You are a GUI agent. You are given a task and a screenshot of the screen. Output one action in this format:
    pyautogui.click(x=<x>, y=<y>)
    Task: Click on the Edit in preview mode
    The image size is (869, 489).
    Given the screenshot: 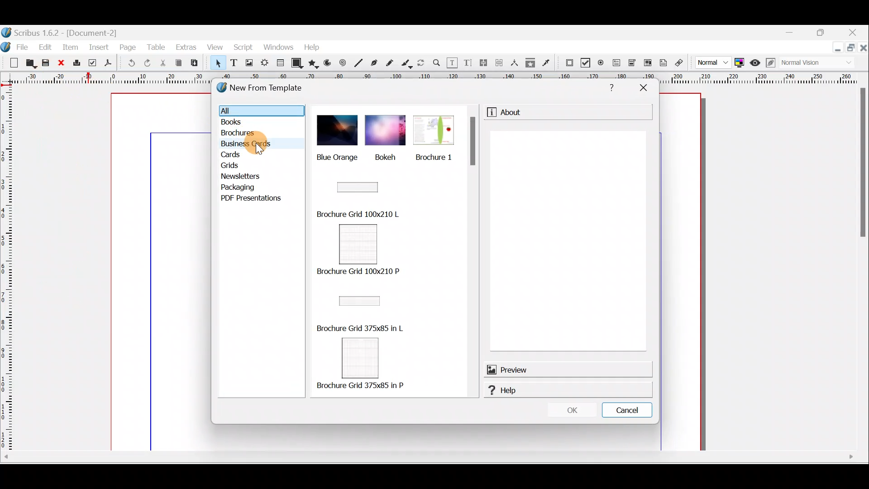 What is the action you would take?
    pyautogui.click(x=769, y=64)
    